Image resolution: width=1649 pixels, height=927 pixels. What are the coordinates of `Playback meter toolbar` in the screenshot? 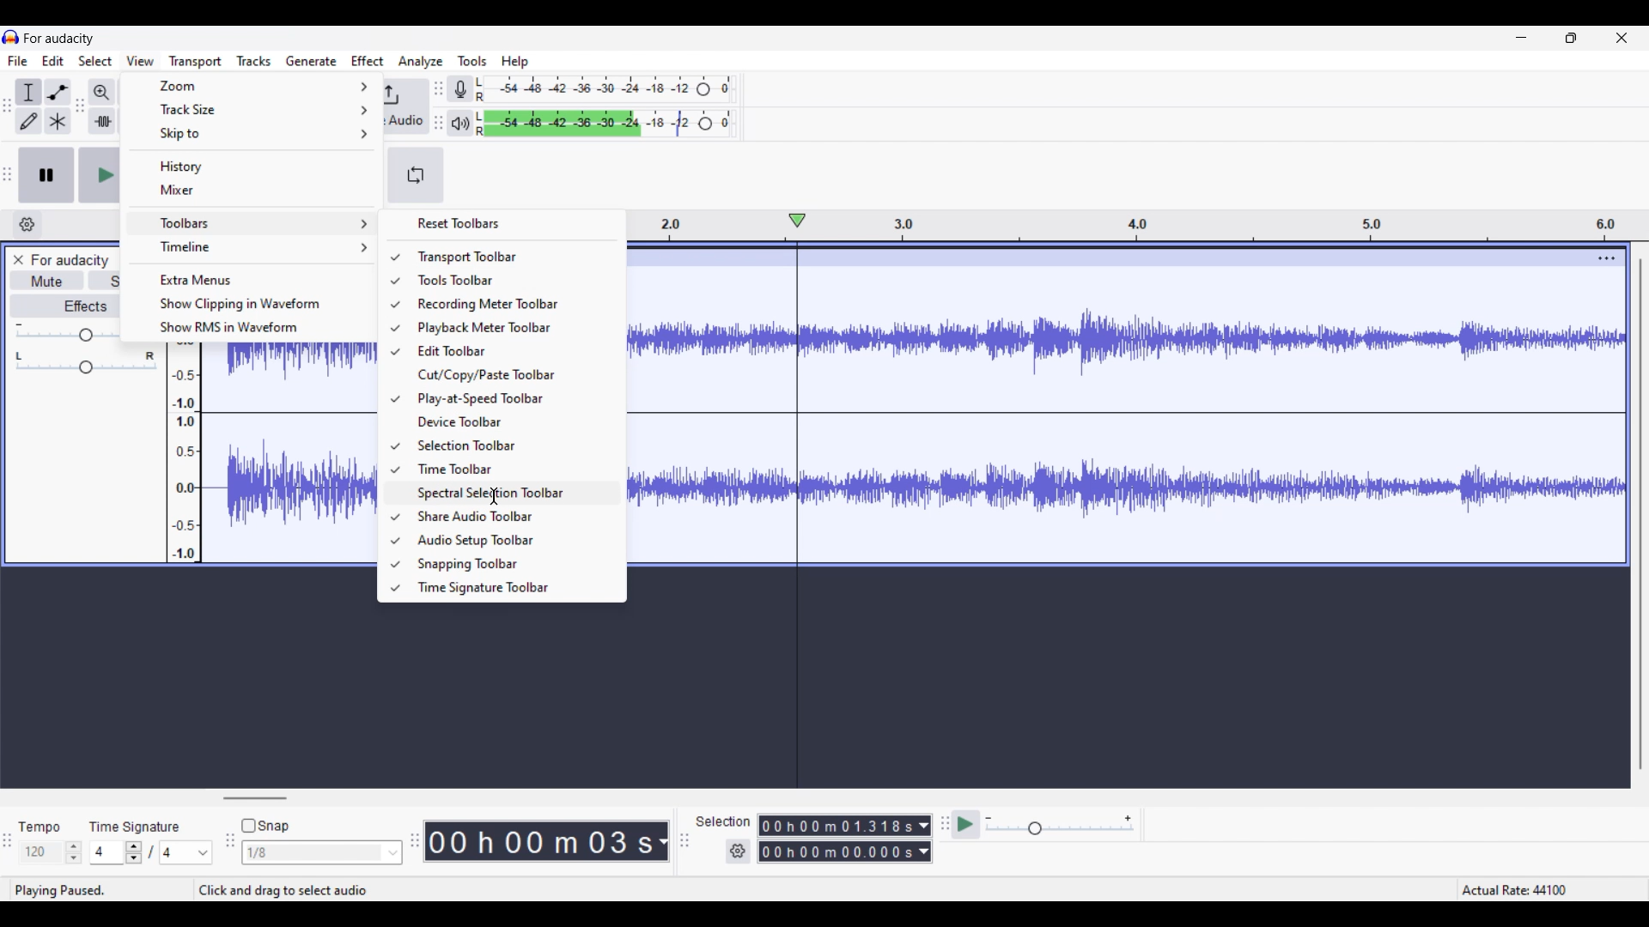 It's located at (508, 328).